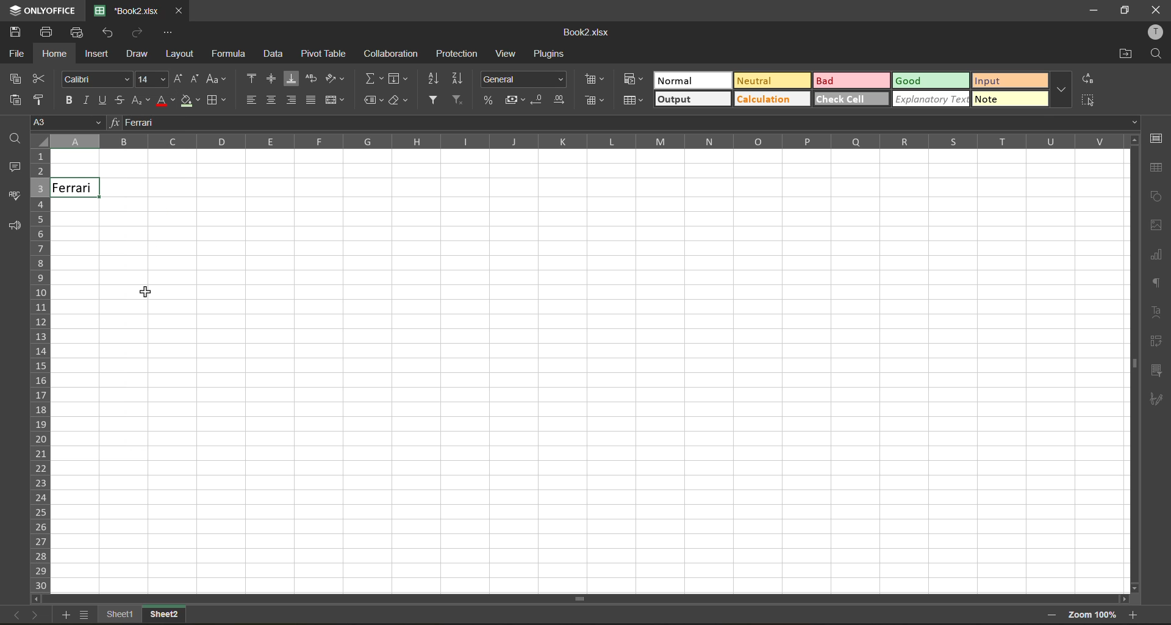 The image size is (1171, 625). Describe the element at coordinates (399, 78) in the screenshot. I see `fields` at that location.